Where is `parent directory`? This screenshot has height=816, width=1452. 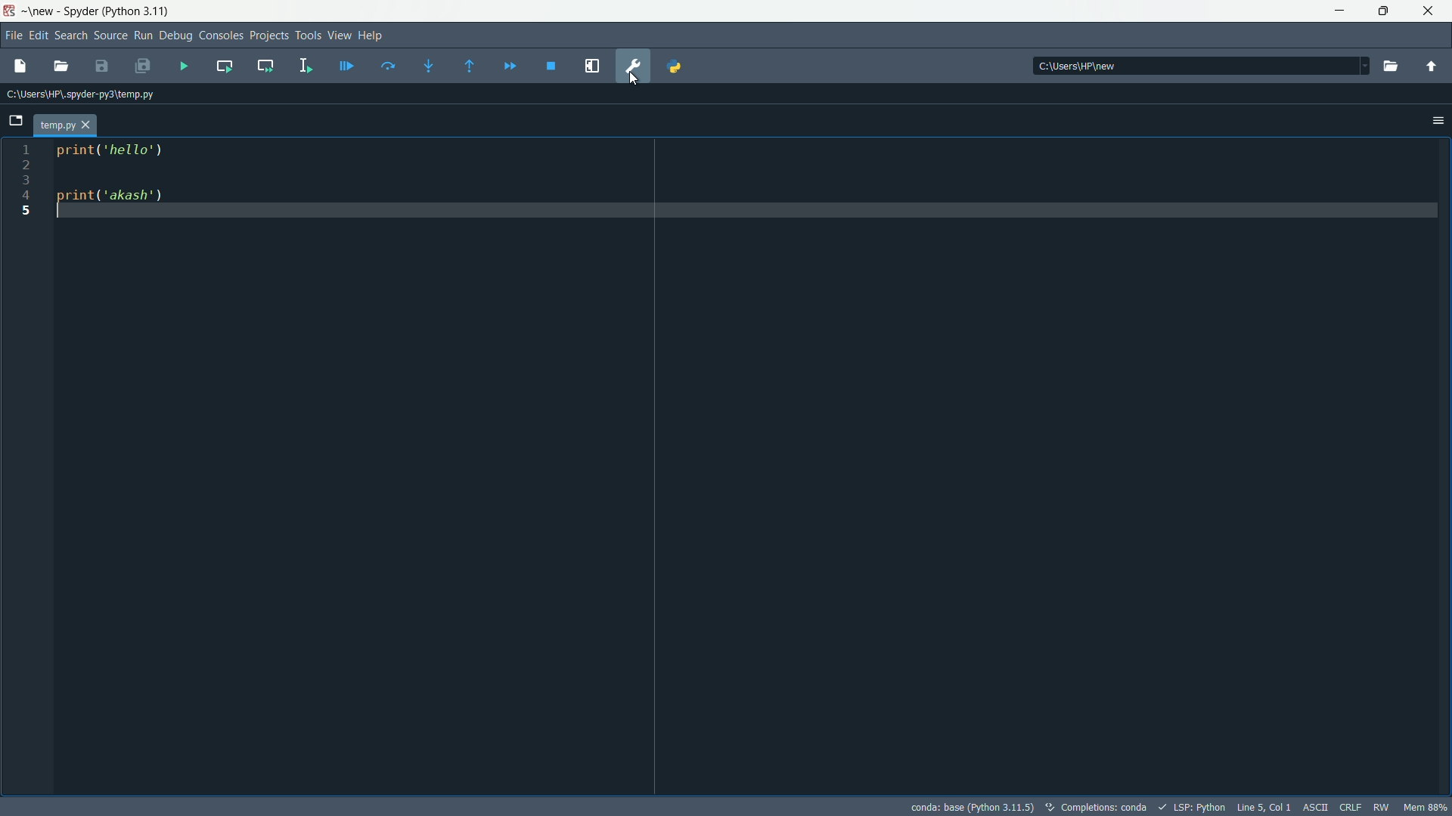
parent directory is located at coordinates (1432, 67).